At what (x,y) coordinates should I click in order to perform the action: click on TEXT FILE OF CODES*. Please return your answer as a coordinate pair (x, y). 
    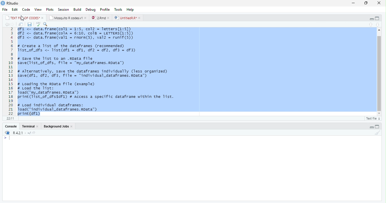
    Looking at the image, I should click on (24, 17).